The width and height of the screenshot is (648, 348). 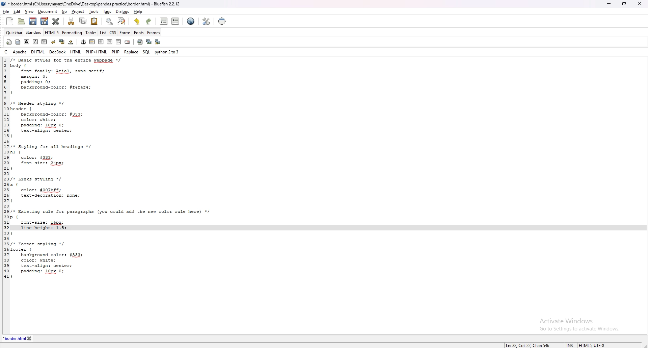 I want to click on insert thumbnail, so click(x=149, y=42).